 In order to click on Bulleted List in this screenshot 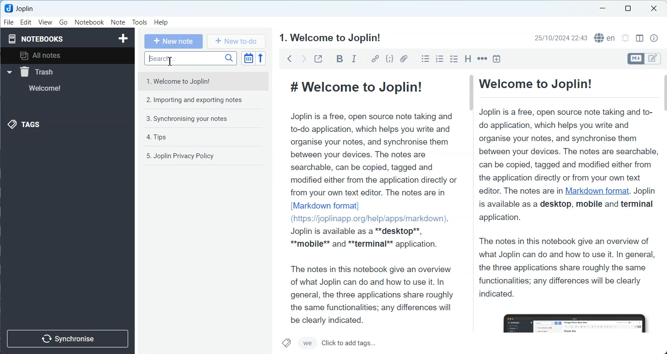, I will do `click(425, 59)`.